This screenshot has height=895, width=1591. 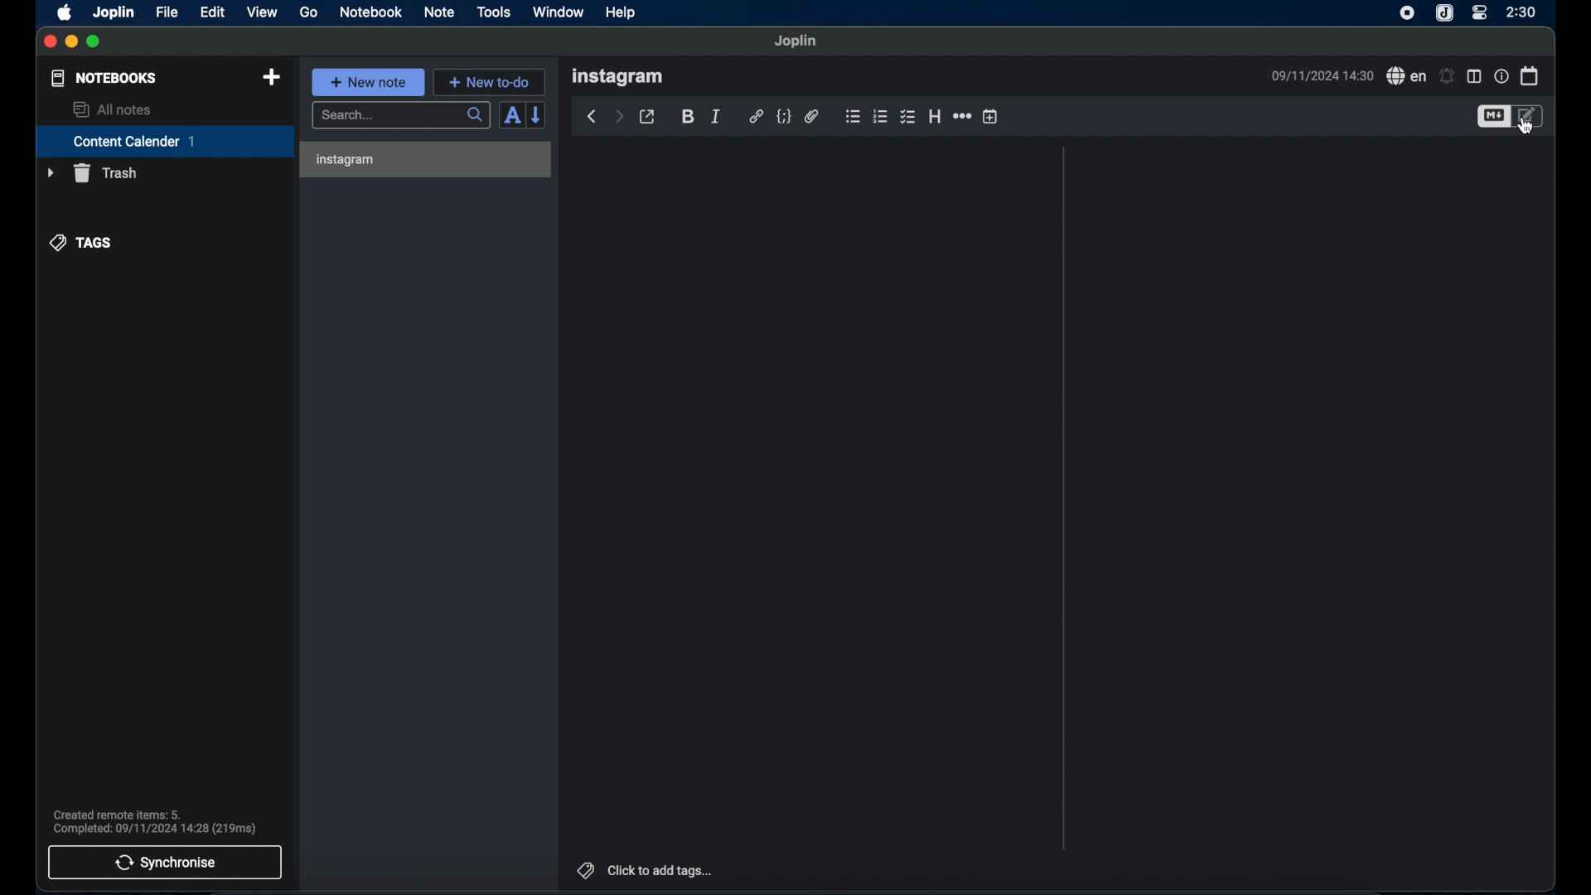 I want to click on window, so click(x=559, y=12).